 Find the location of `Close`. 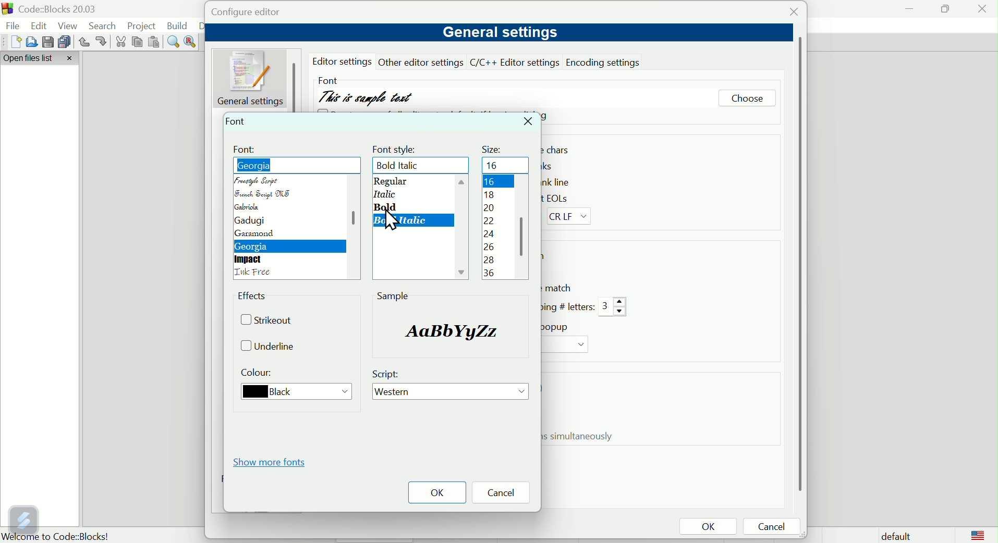

Close is located at coordinates (529, 122).